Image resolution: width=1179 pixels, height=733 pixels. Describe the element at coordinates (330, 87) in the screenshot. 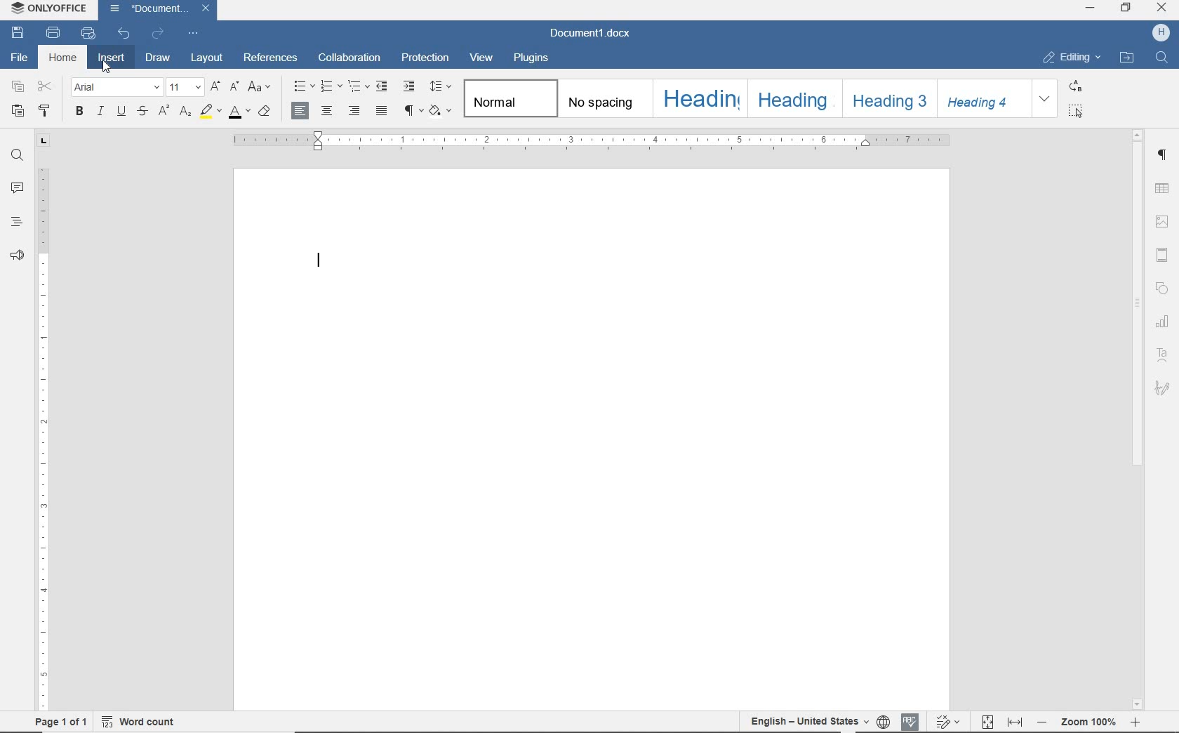

I see `numbering` at that location.